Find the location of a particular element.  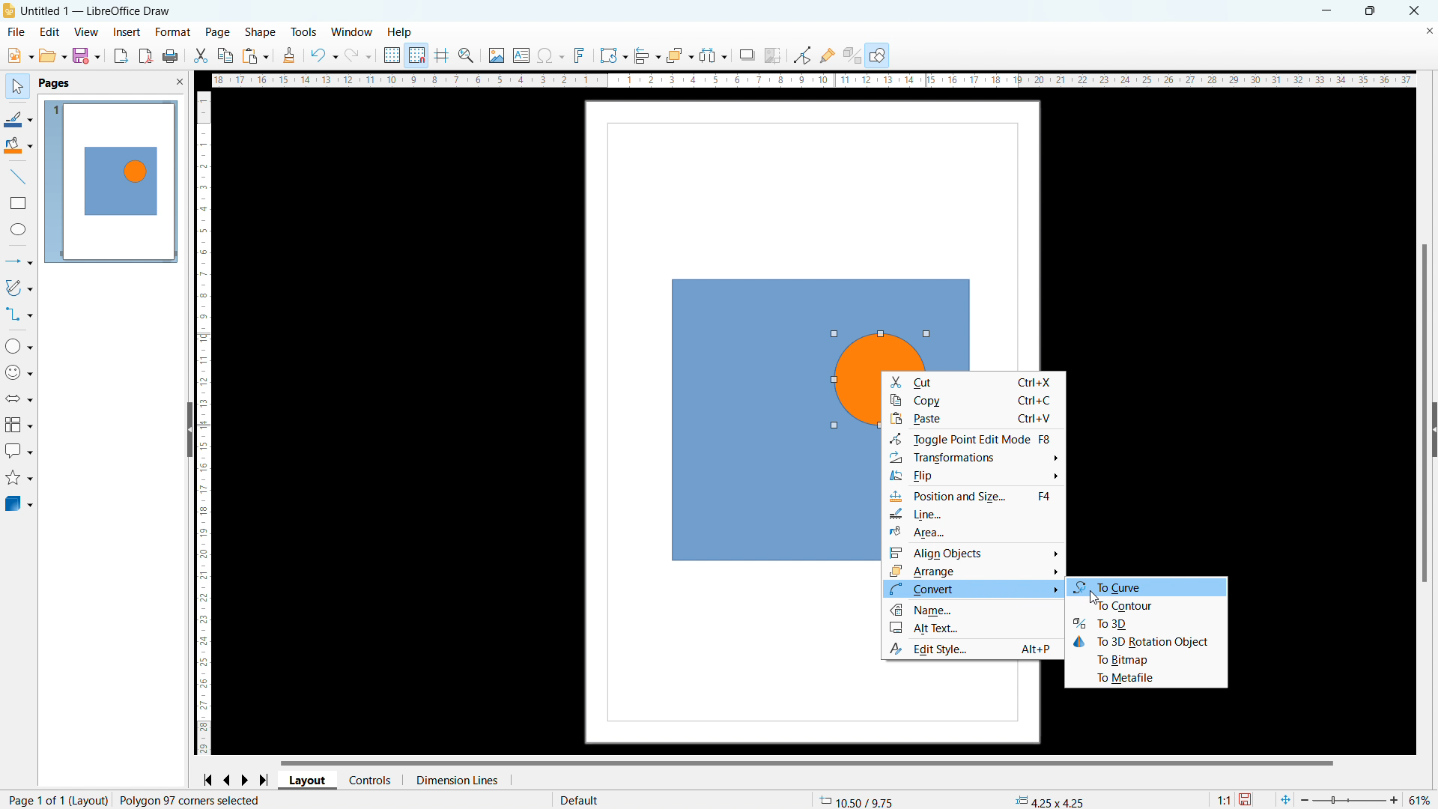

vertical scrollbar is located at coordinates (1428, 413).